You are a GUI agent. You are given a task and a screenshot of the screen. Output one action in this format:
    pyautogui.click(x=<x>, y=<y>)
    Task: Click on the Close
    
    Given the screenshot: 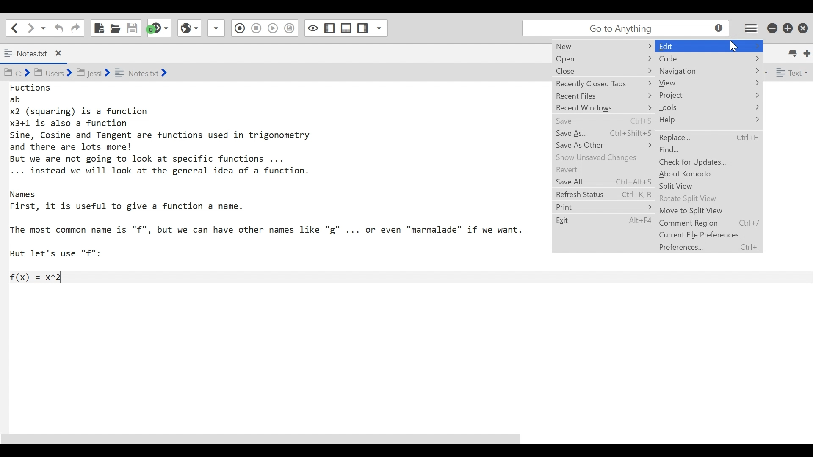 What is the action you would take?
    pyautogui.click(x=581, y=71)
    